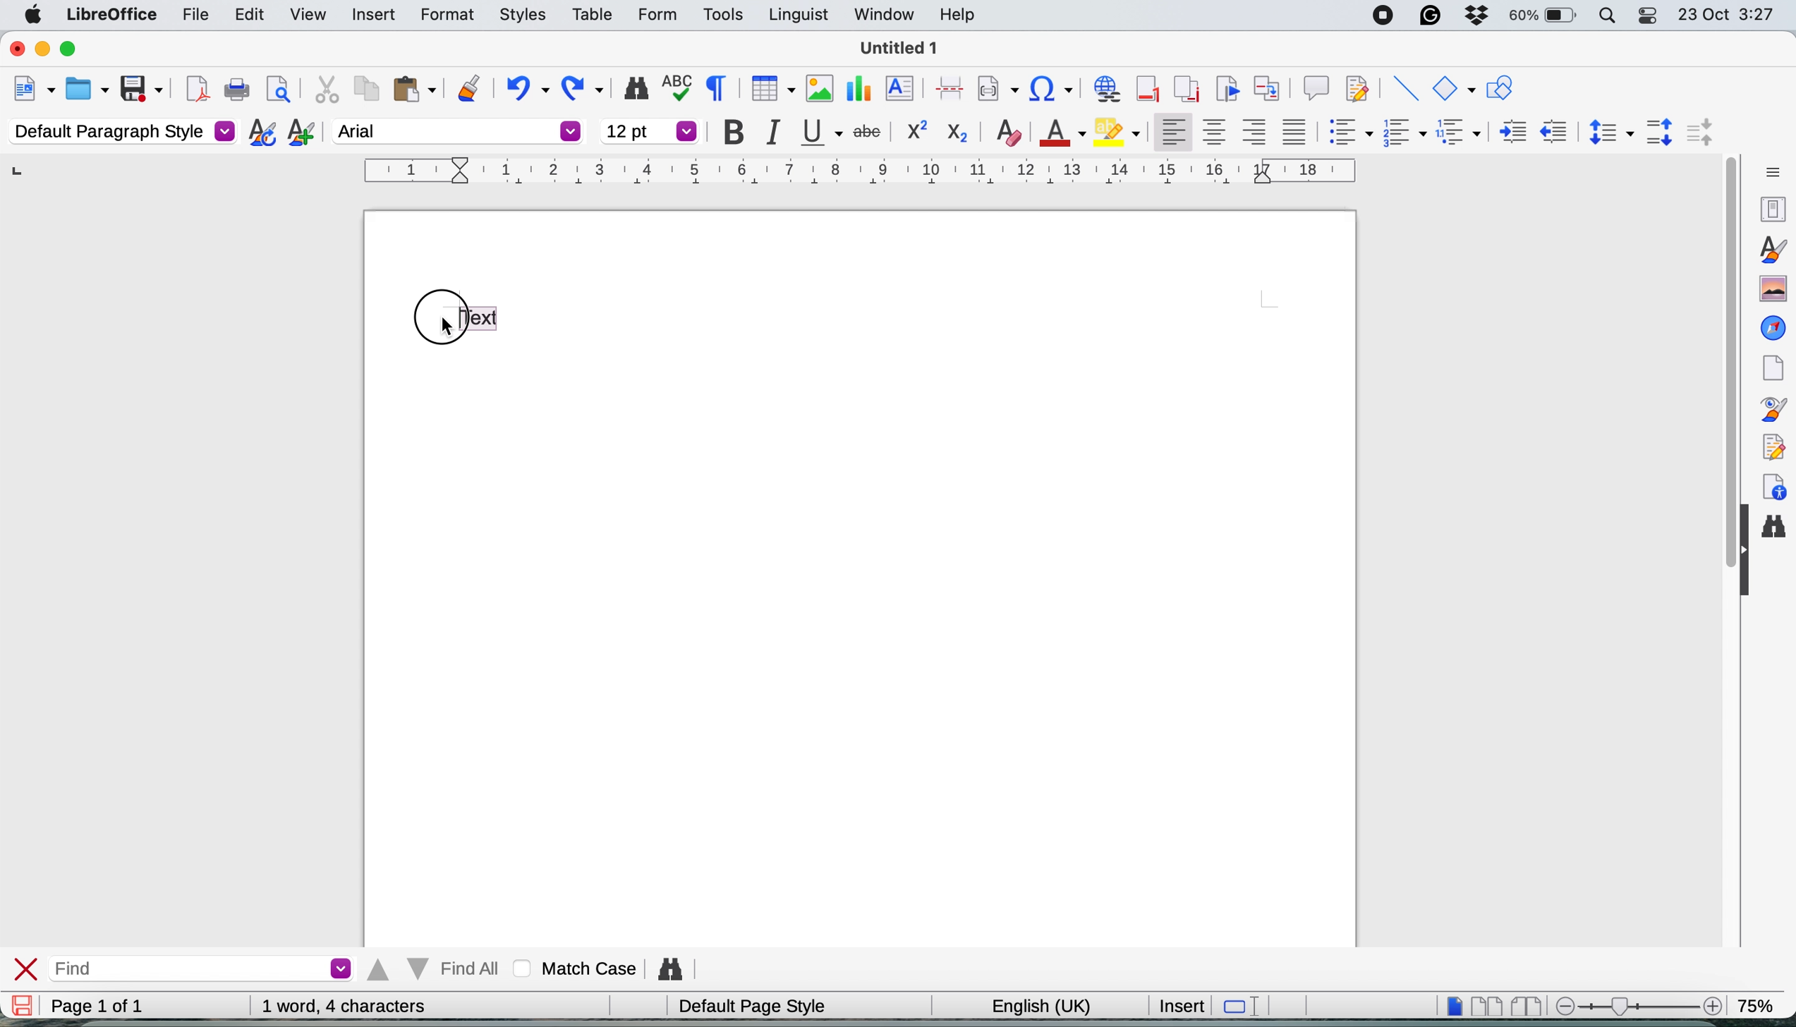 Image resolution: width=1796 pixels, height=1027 pixels. Describe the element at coordinates (1295, 130) in the screenshot. I see `justified` at that location.